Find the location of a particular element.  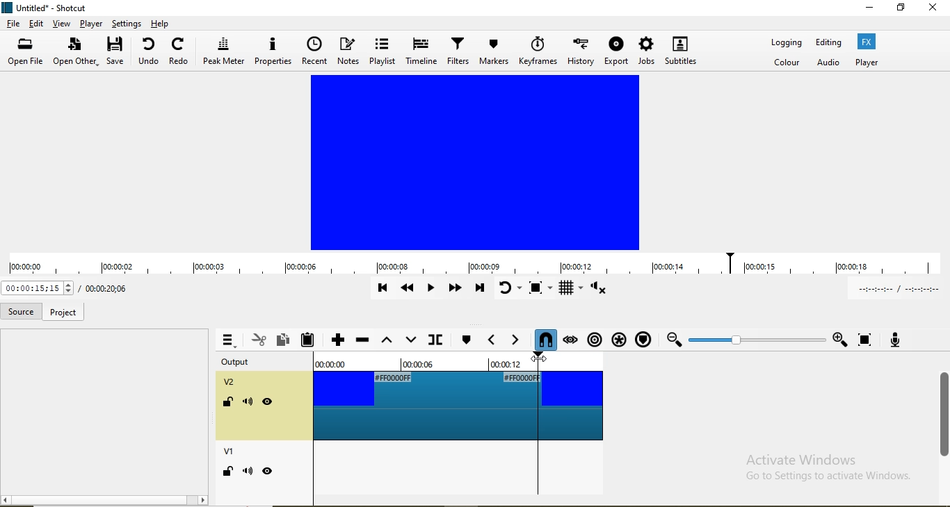

Fx is located at coordinates (868, 41).